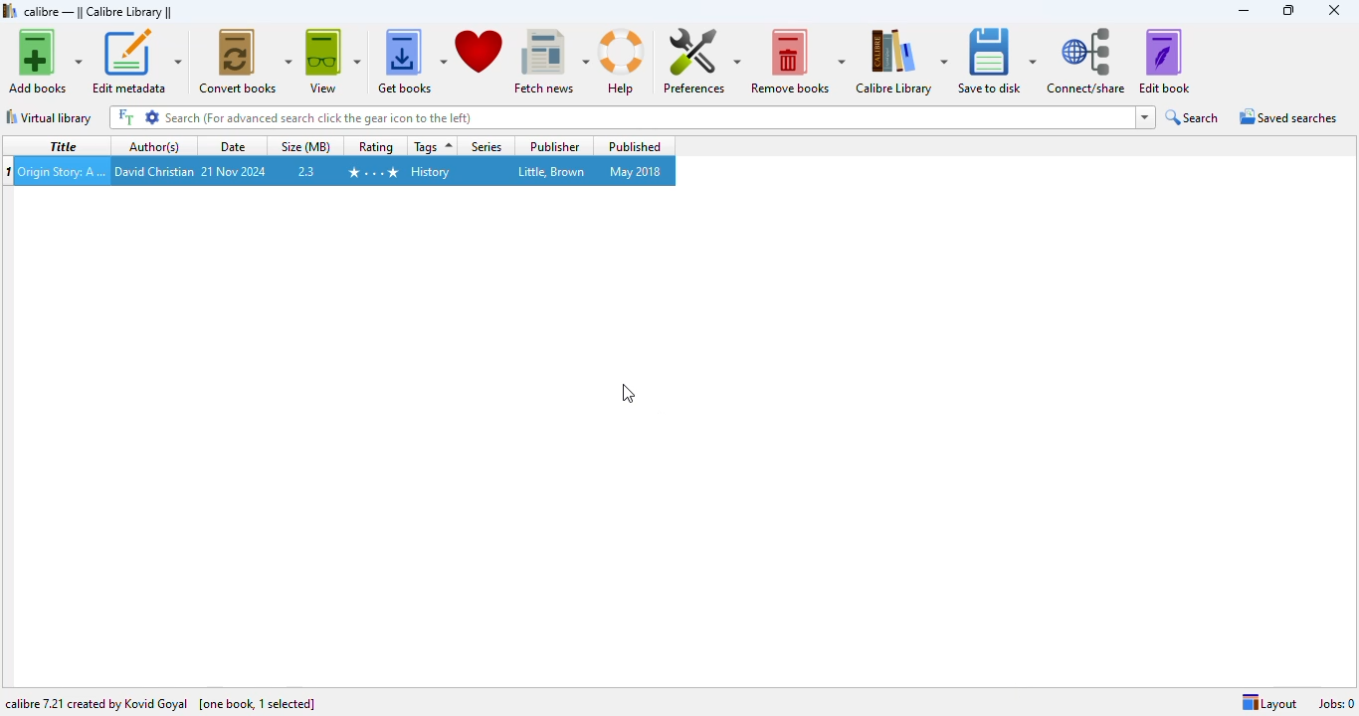 The image size is (1359, 716). What do you see at coordinates (8, 173) in the screenshot?
I see `munber` at bounding box center [8, 173].